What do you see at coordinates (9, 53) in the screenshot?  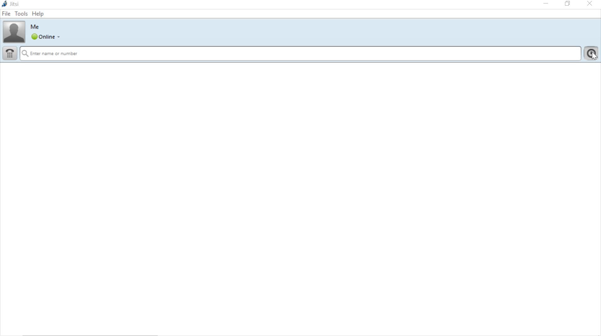 I see `dial pad` at bounding box center [9, 53].